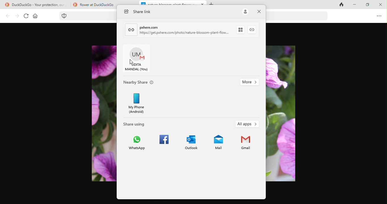  Describe the element at coordinates (379, 4) in the screenshot. I see `close` at that location.